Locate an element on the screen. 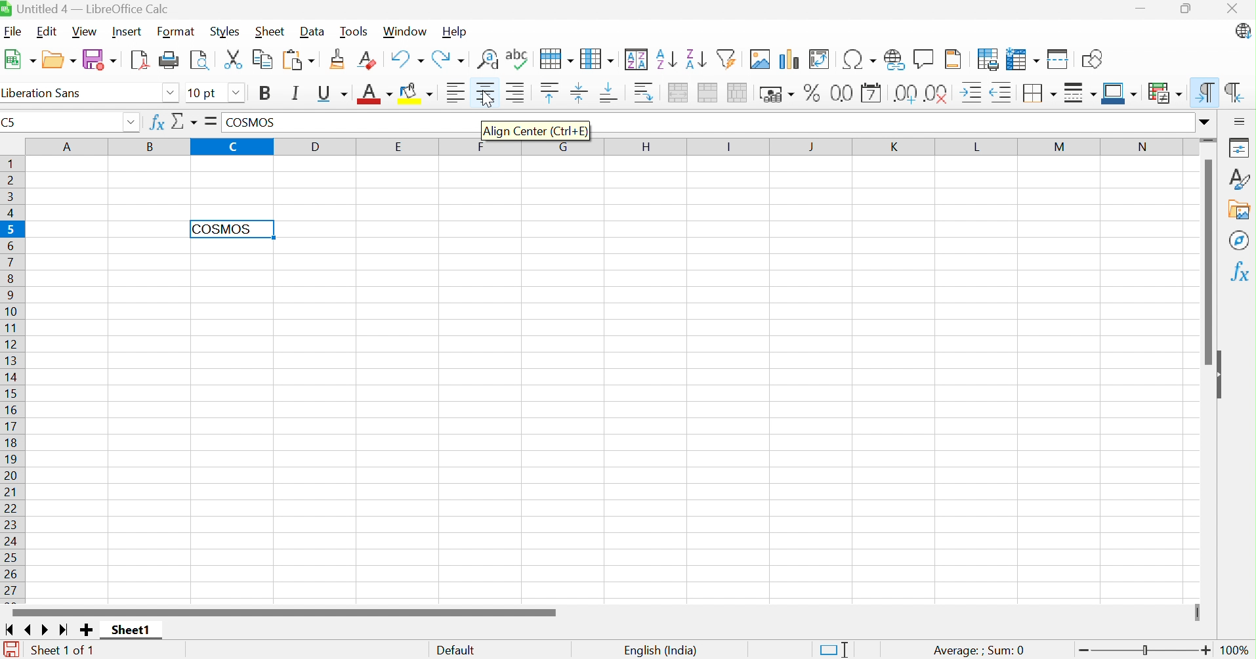 The width and height of the screenshot is (1256, 659). Scroll Bar is located at coordinates (1203, 263).